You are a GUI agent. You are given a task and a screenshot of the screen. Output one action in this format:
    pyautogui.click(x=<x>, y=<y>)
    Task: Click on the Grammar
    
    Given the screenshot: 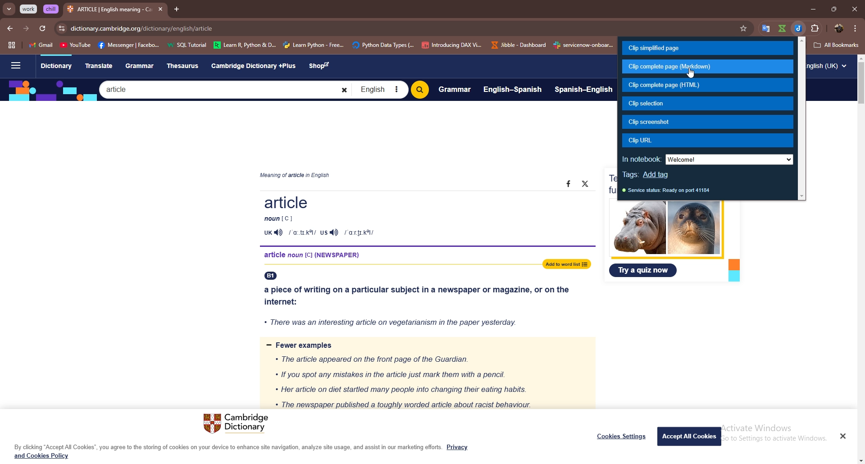 What is the action you would take?
    pyautogui.click(x=455, y=89)
    